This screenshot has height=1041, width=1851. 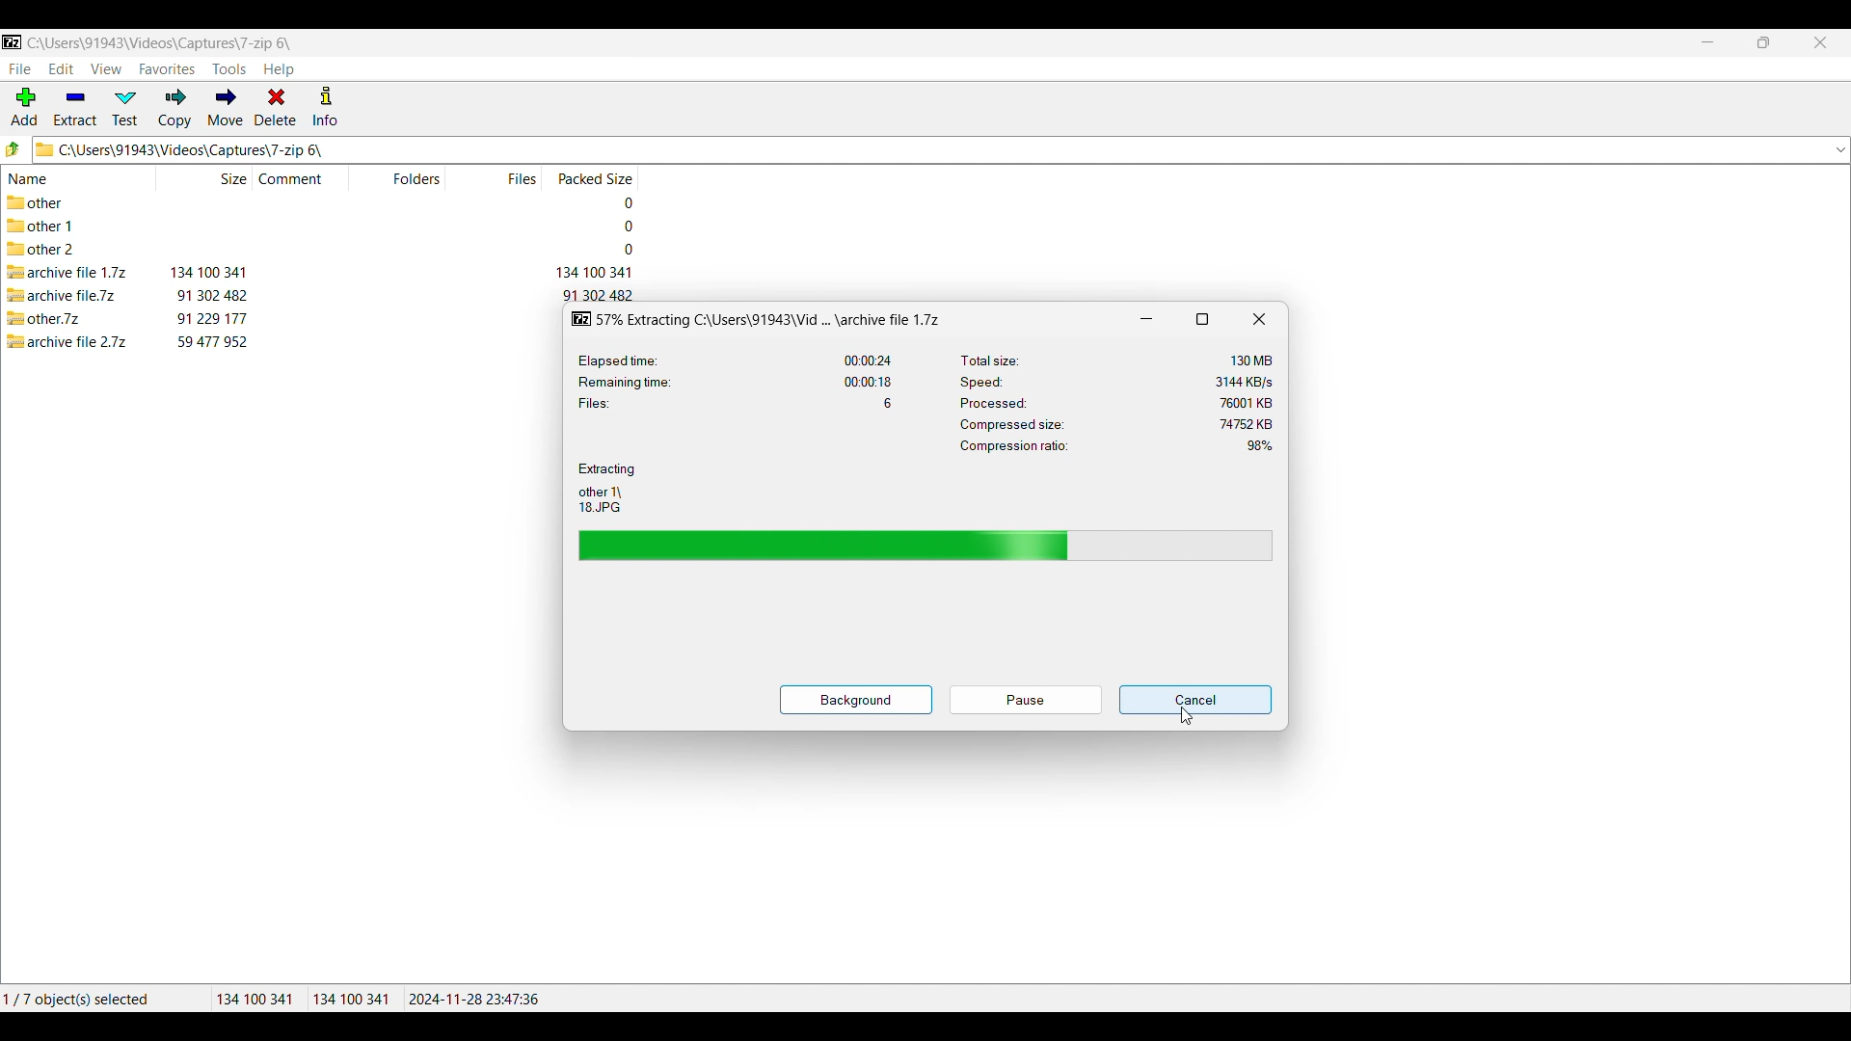 What do you see at coordinates (607, 469) in the screenshot?
I see `Extracting` at bounding box center [607, 469].